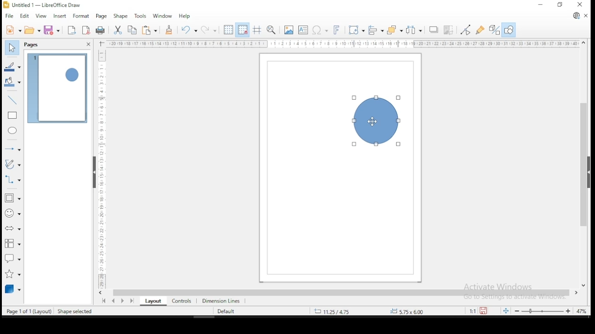  Describe the element at coordinates (13, 67) in the screenshot. I see `line color` at that location.